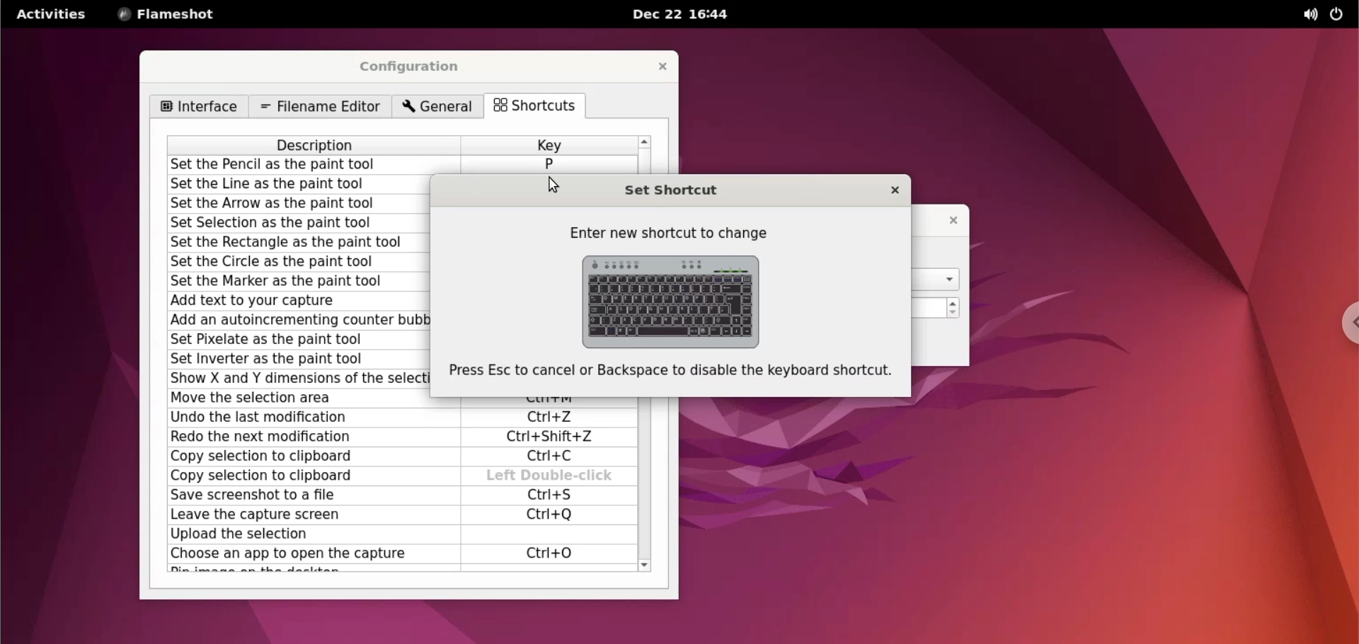 The image size is (1359, 644). Describe the element at coordinates (694, 188) in the screenshot. I see `set shortcut ` at that location.